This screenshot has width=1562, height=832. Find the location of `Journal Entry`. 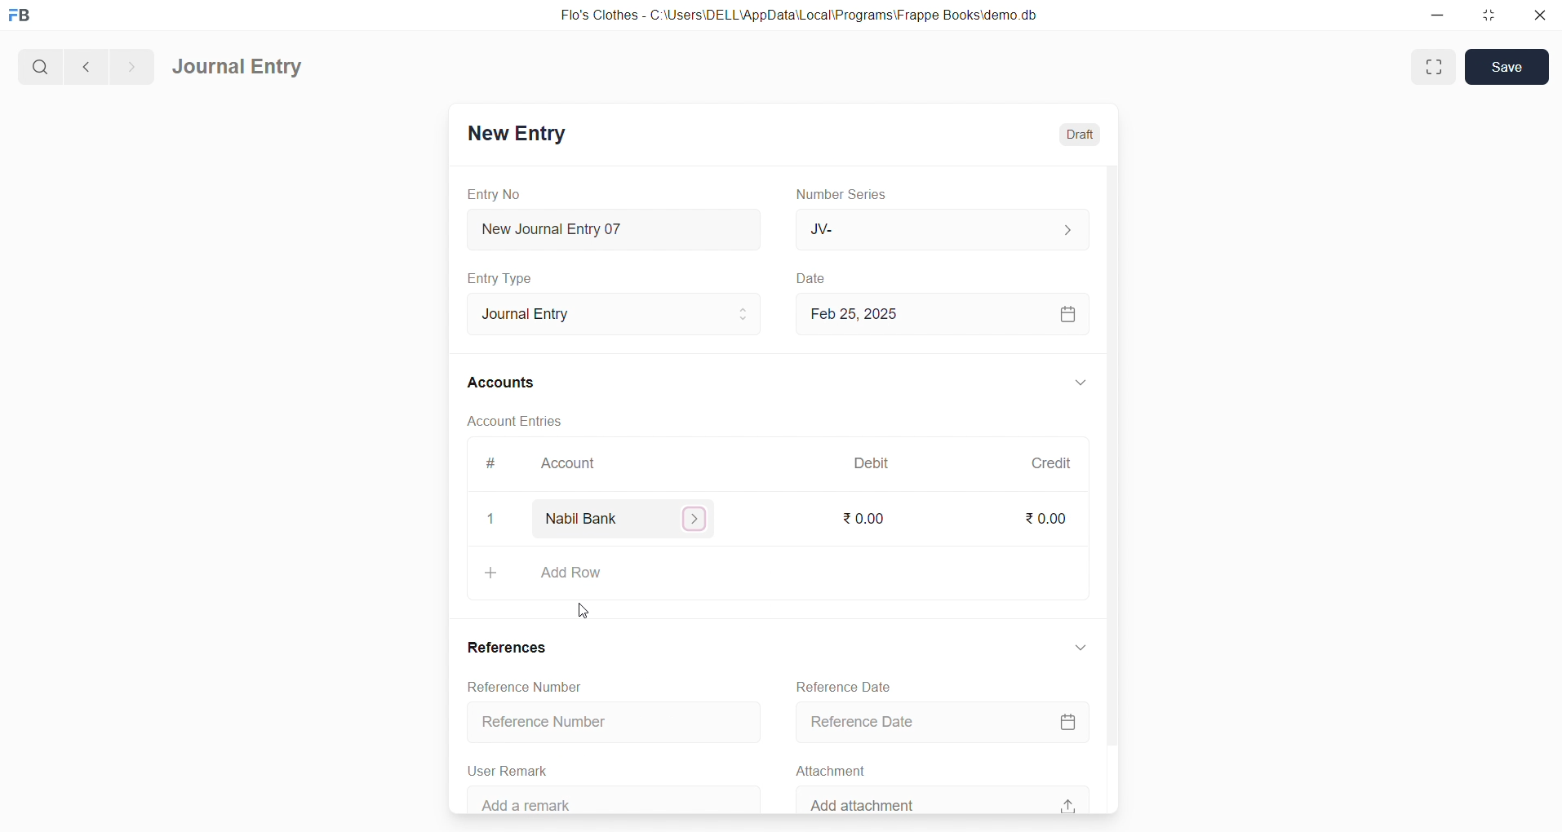

Journal Entry is located at coordinates (239, 68).